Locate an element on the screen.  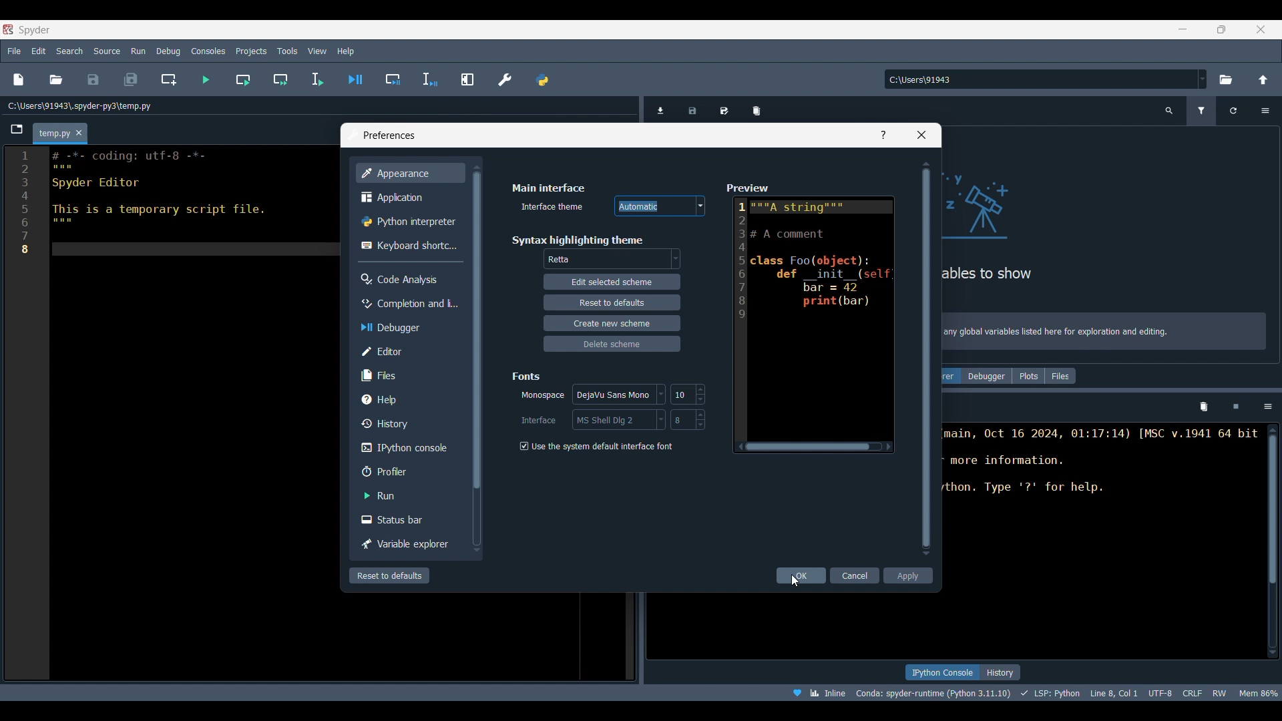
Section title is located at coordinates (548, 188).